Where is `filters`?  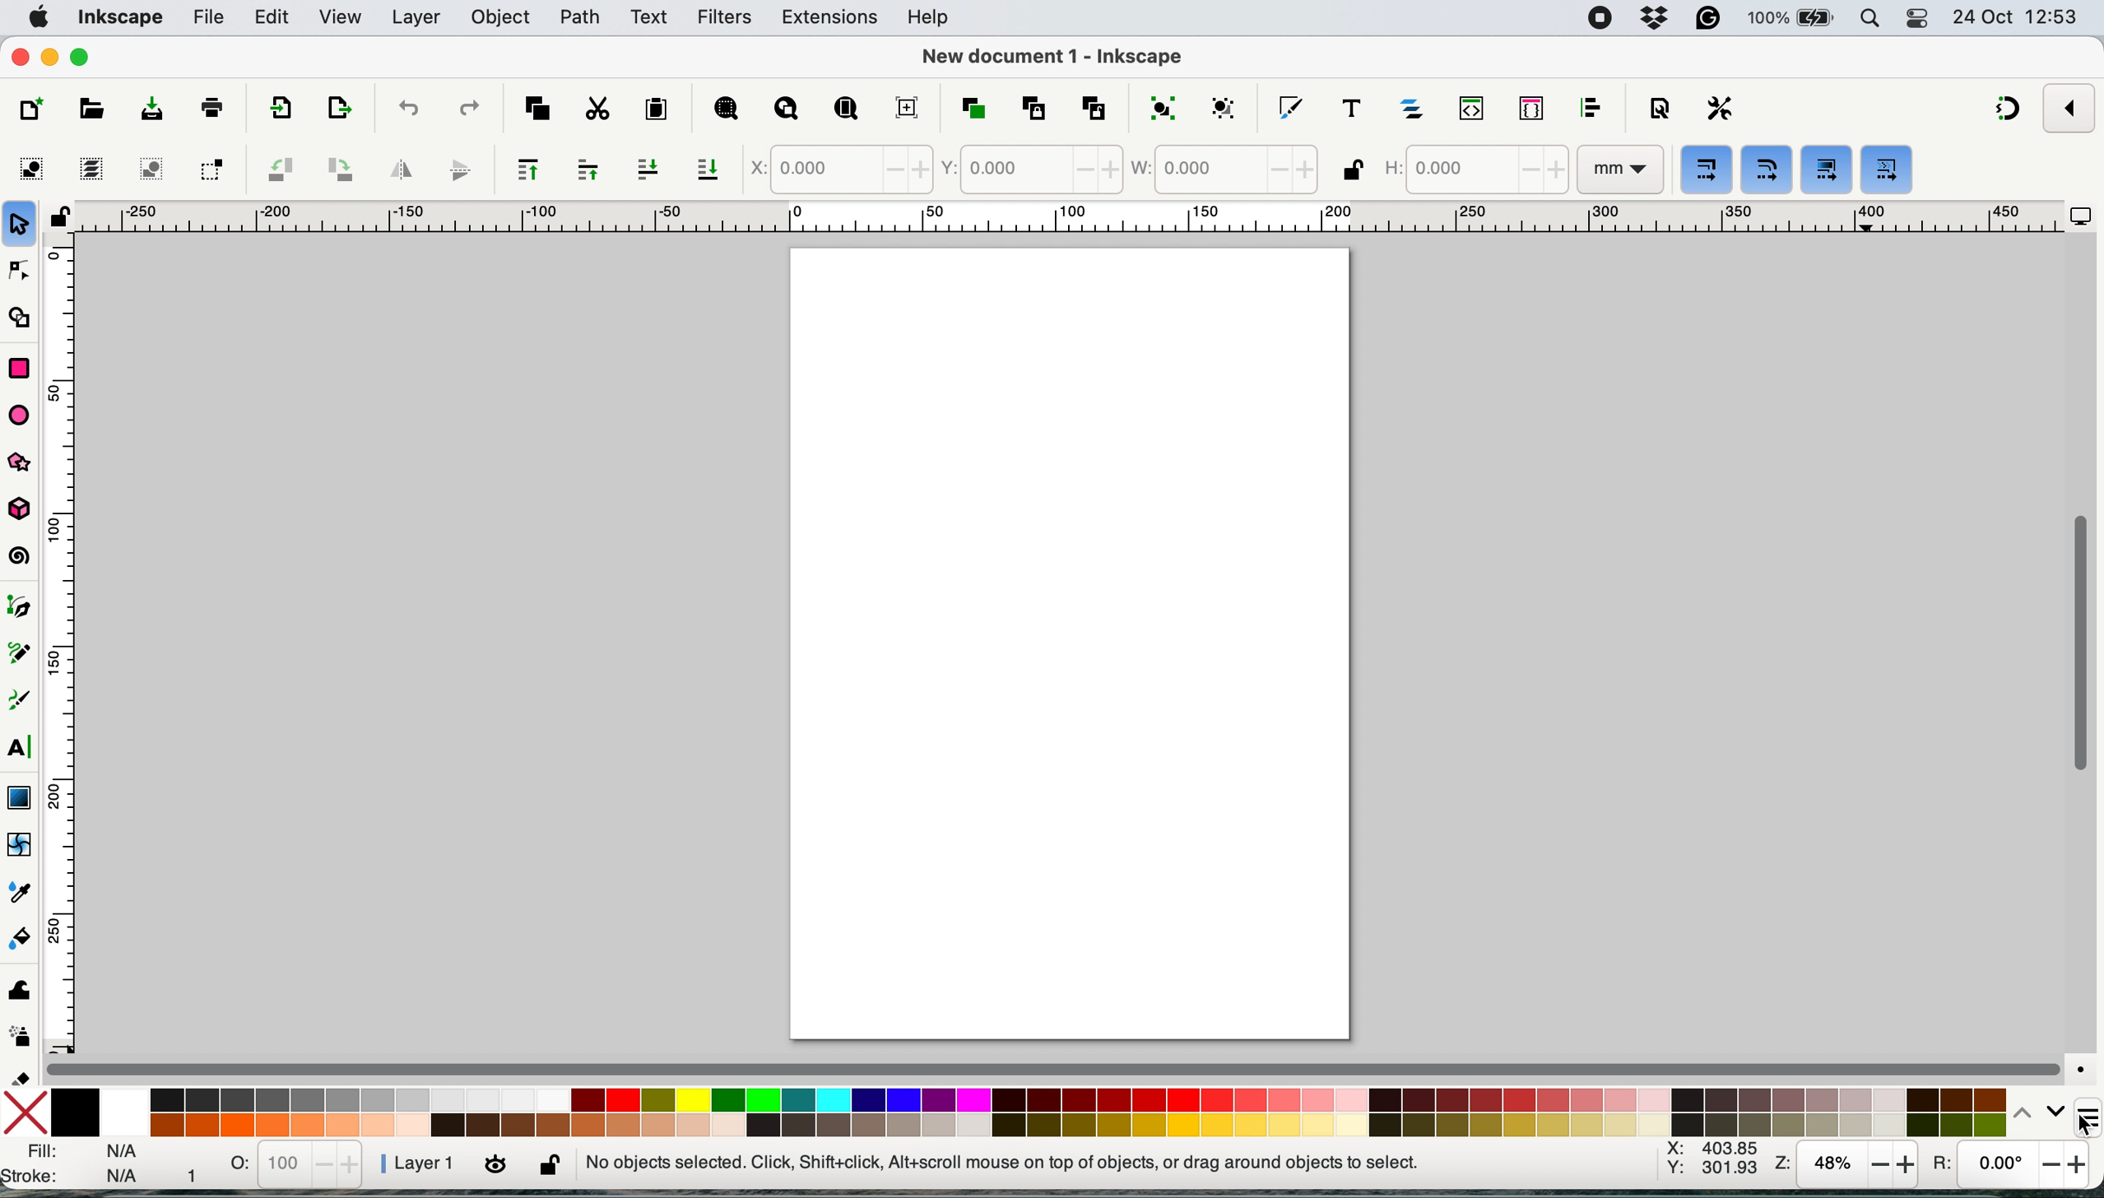
filters is located at coordinates (727, 20).